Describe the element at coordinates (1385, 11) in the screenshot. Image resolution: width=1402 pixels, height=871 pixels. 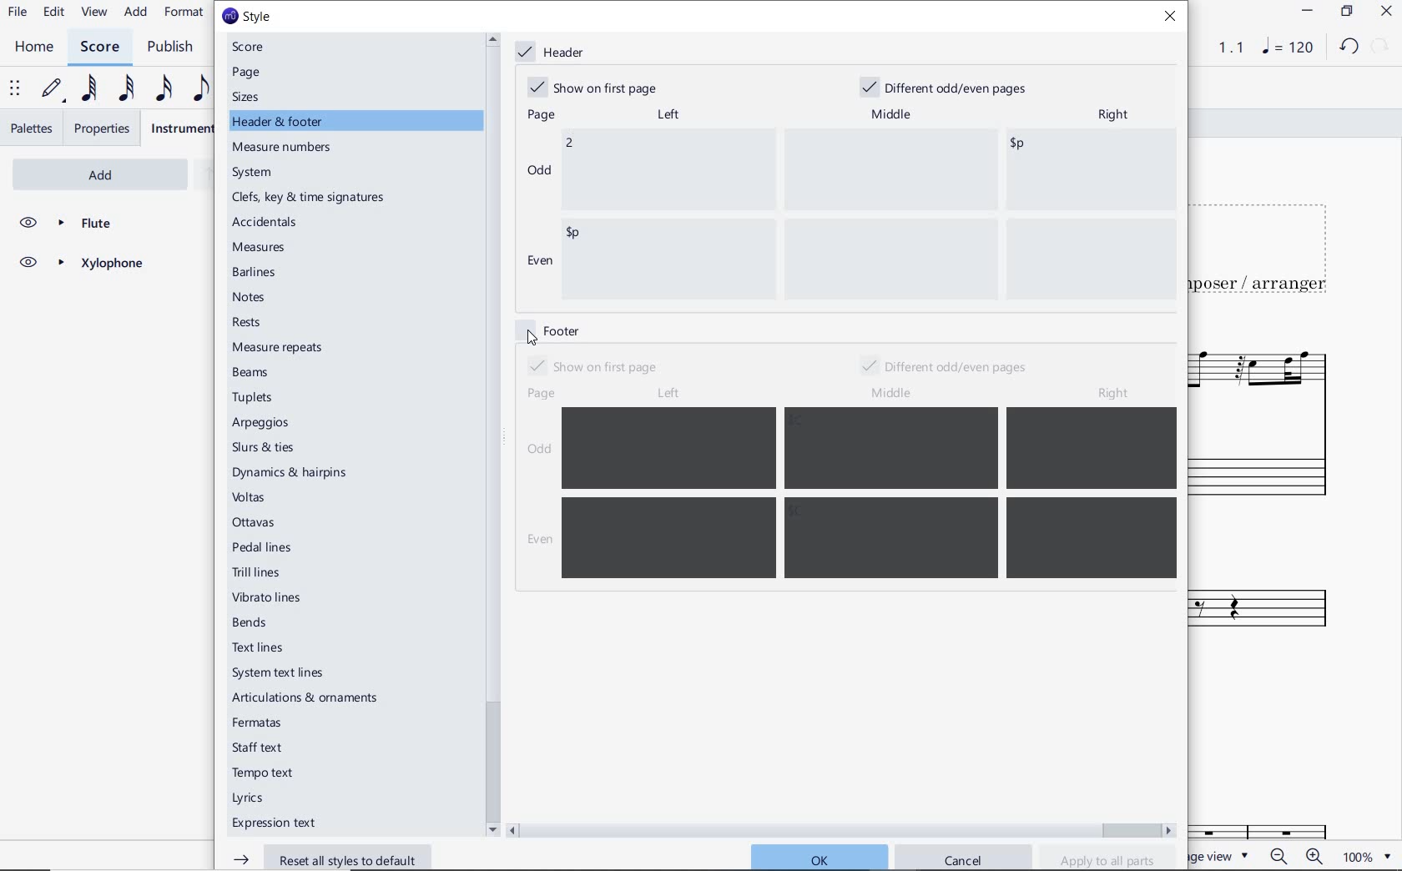
I see `CLOSE` at that location.